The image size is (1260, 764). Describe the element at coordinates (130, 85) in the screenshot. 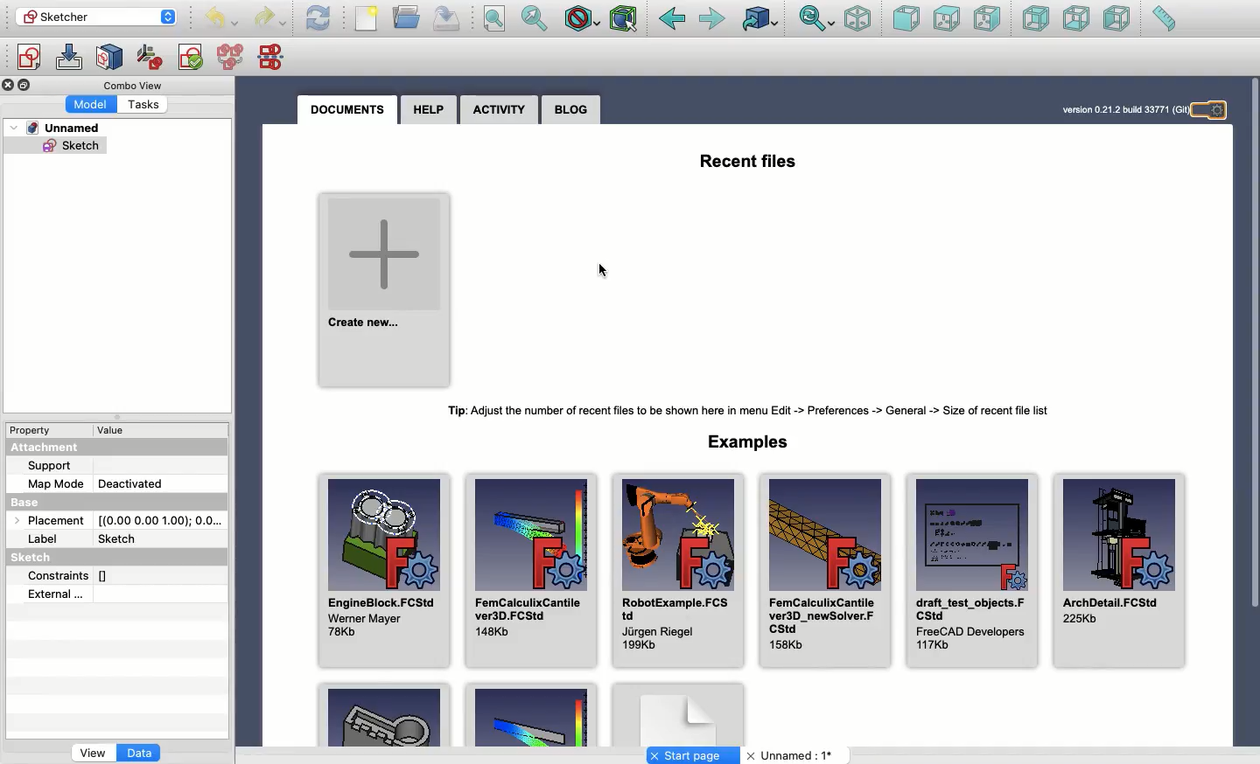

I see `Combo view` at that location.